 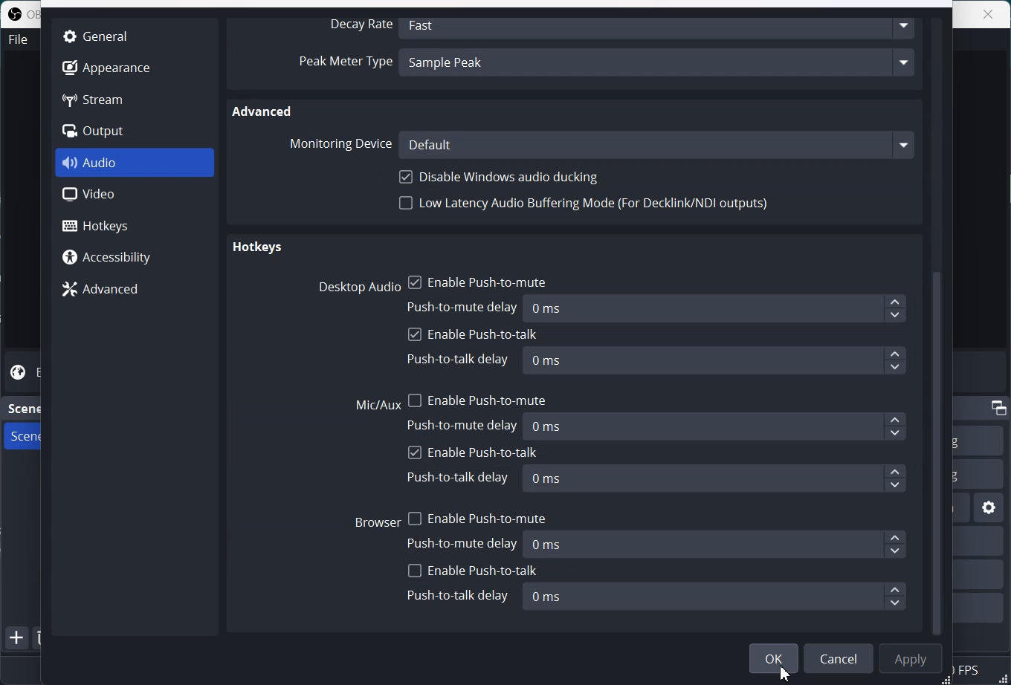 What do you see at coordinates (716, 479) in the screenshot?
I see `0 ms` at bounding box center [716, 479].